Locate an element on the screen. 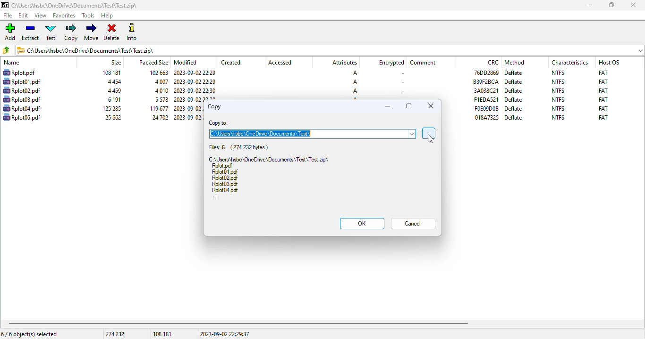 This screenshot has height=339, width=645. packed size is located at coordinates (158, 117).